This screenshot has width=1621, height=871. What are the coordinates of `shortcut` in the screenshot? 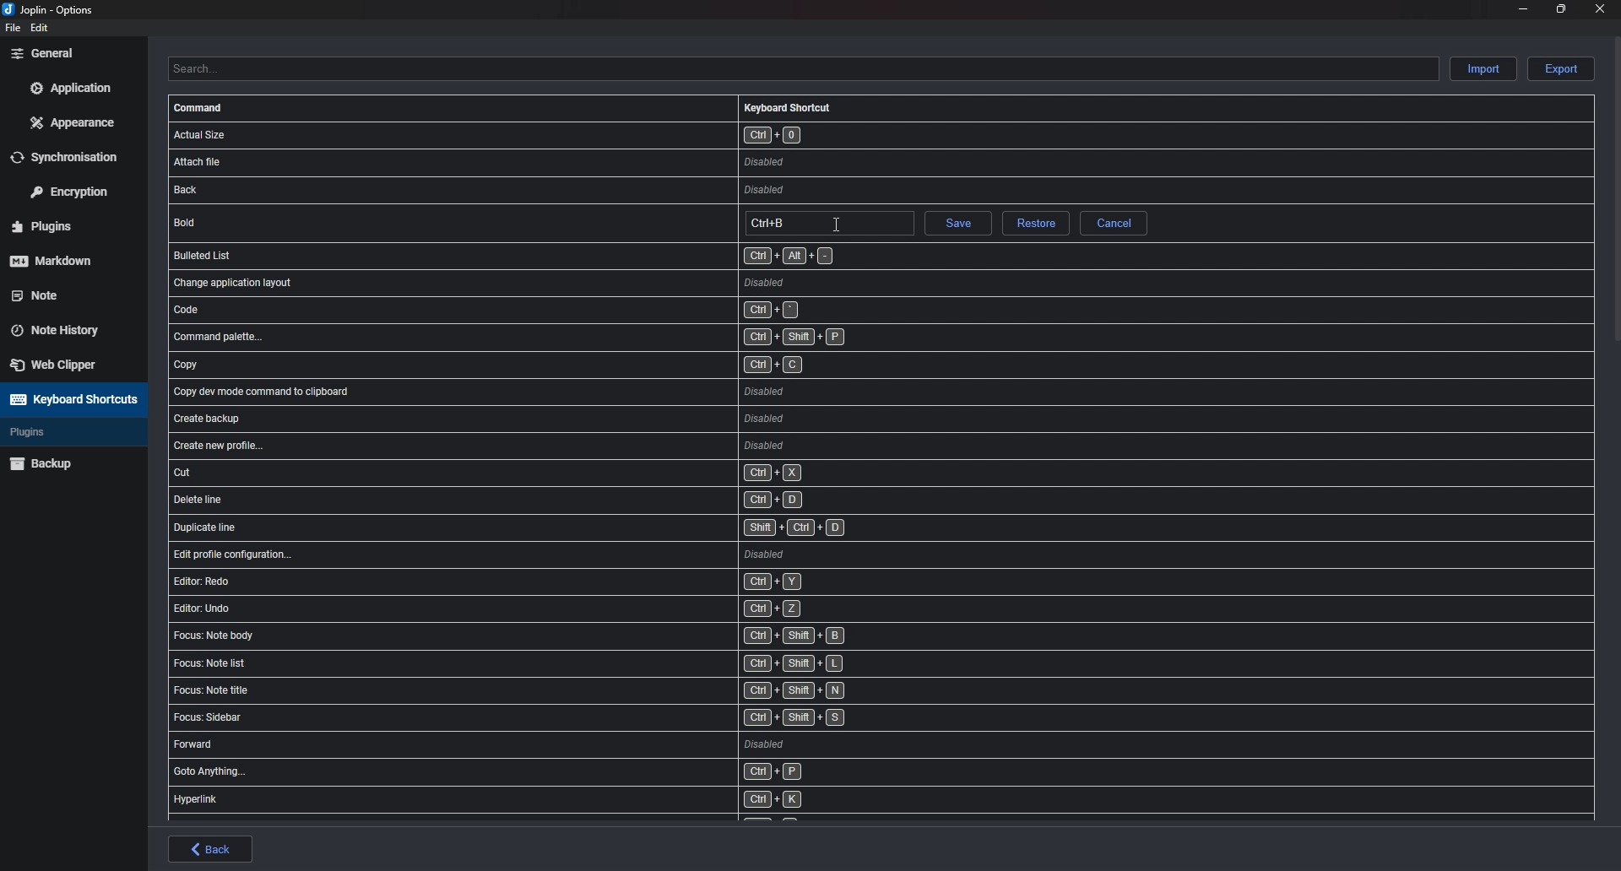 It's located at (574, 338).